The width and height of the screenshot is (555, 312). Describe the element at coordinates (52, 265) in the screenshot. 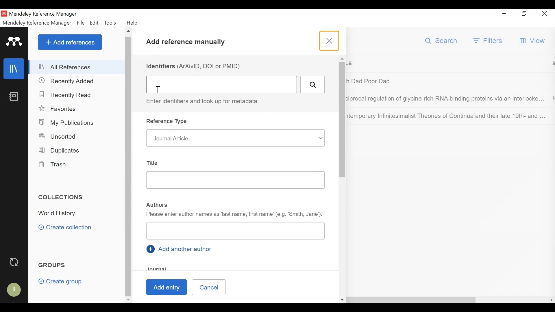

I see `Groups ` at that location.